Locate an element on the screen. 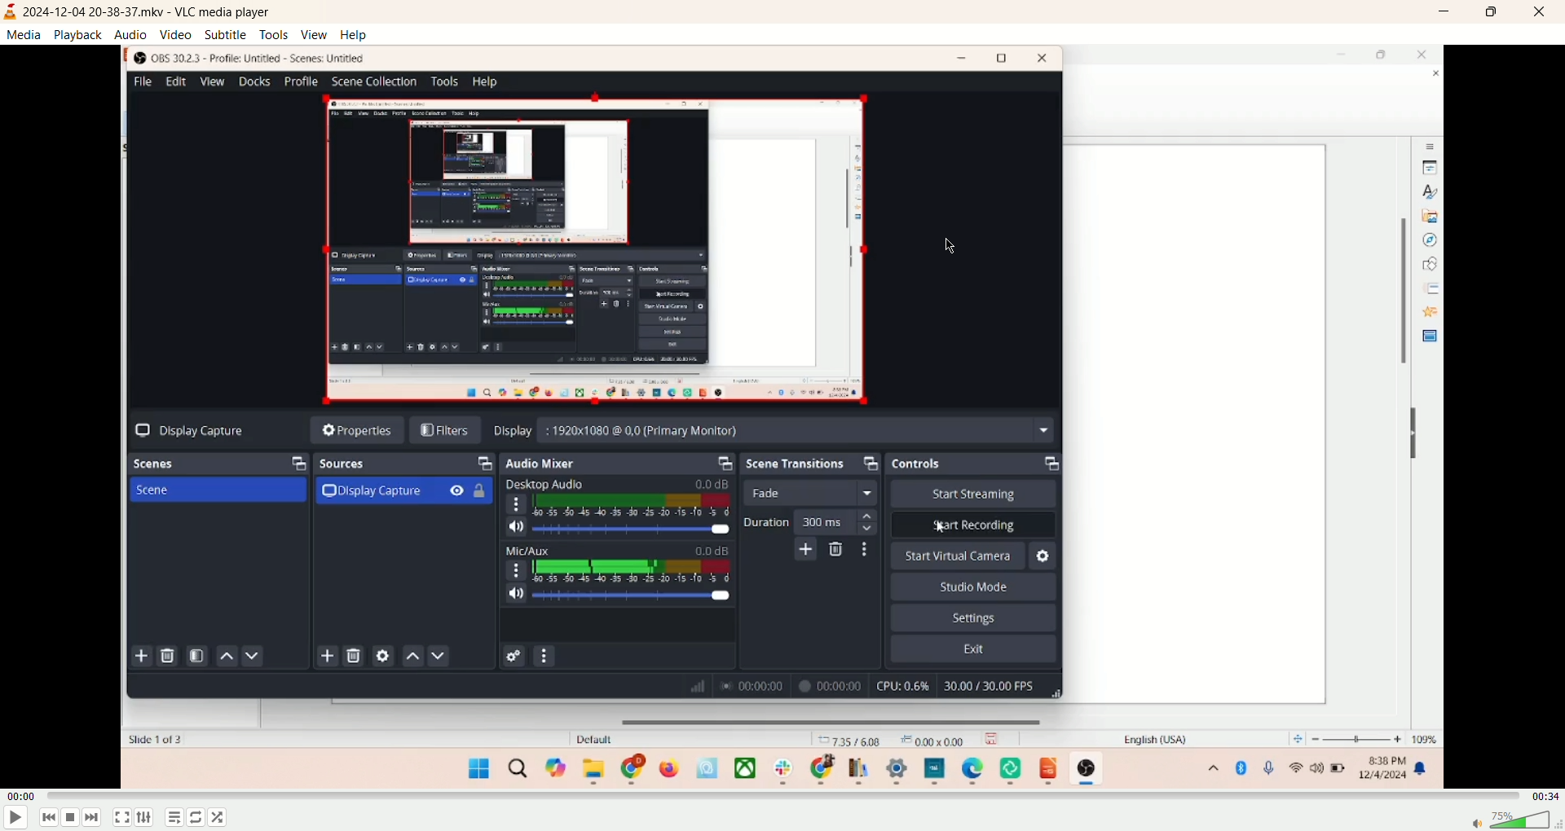 Image resolution: width=1565 pixels, height=831 pixels. tools is located at coordinates (271, 35).